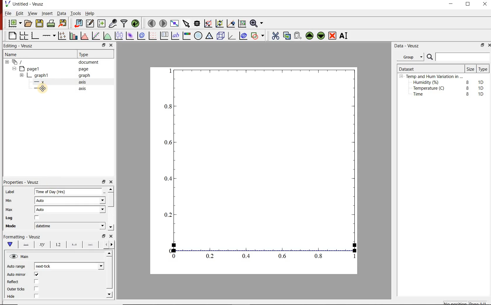 This screenshot has height=305, width=491. What do you see at coordinates (12, 191) in the screenshot?
I see `Label` at bounding box center [12, 191].